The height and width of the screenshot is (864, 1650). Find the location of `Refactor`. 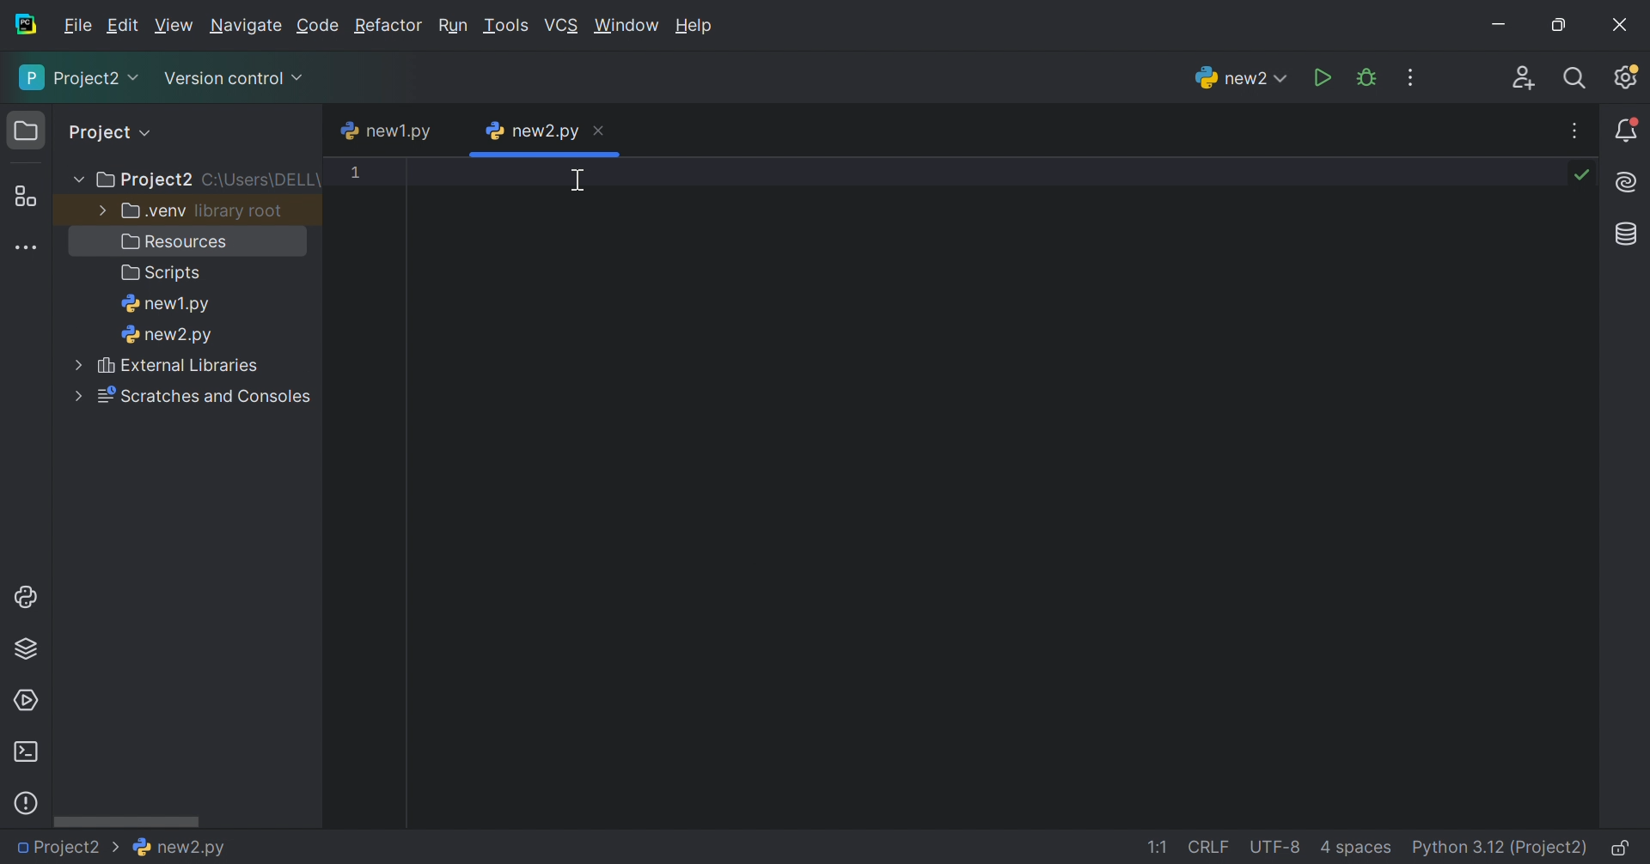

Refactor is located at coordinates (392, 25).